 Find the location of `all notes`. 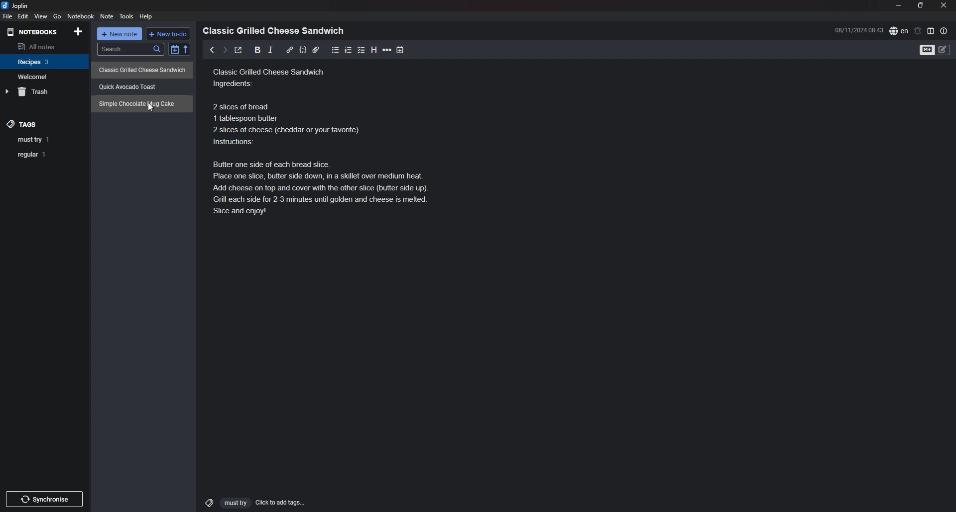

all notes is located at coordinates (43, 46).